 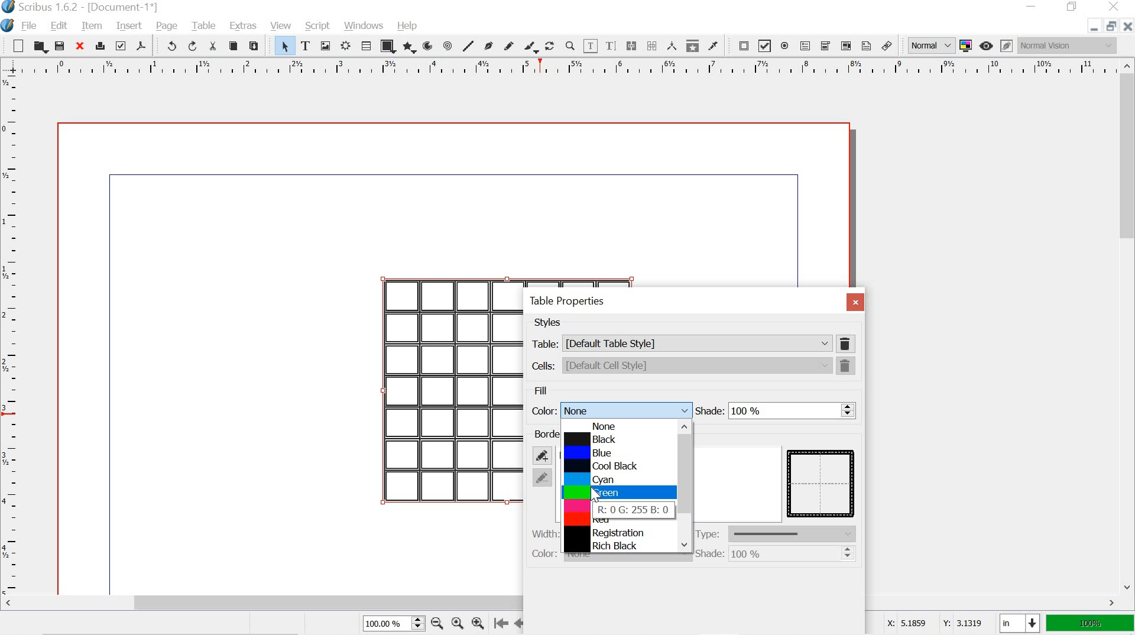 I want to click on eye dropper, so click(x=713, y=45).